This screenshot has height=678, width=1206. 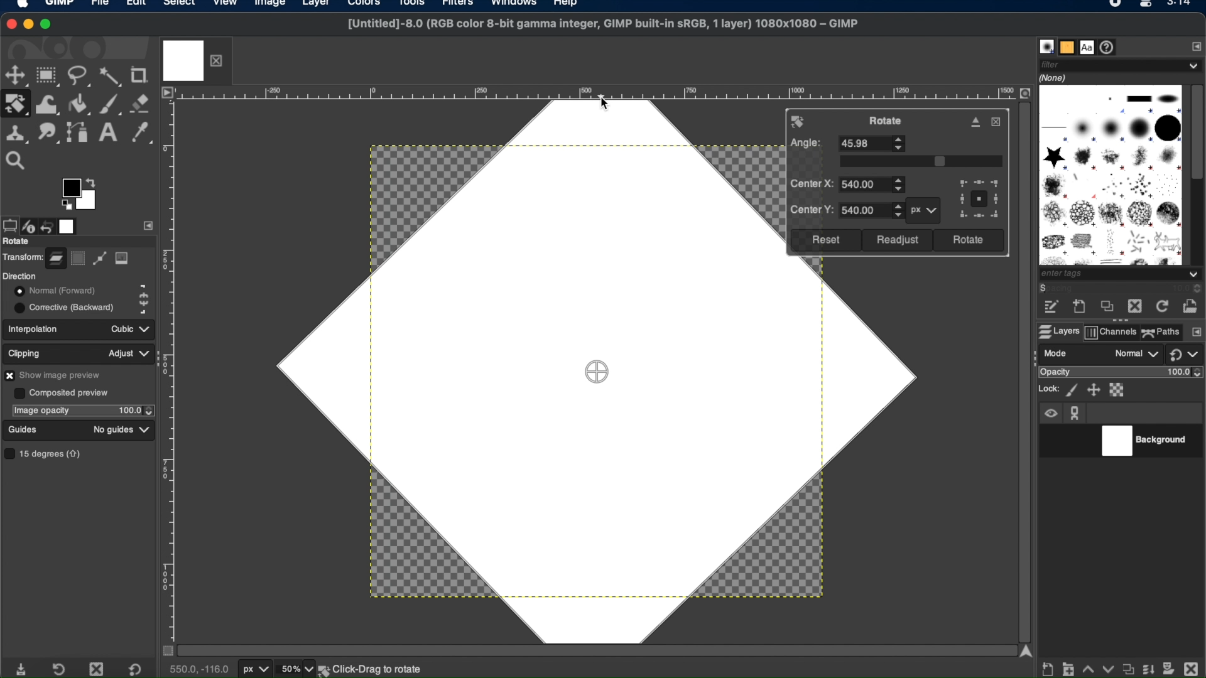 I want to click on side bar settings, so click(x=149, y=225).